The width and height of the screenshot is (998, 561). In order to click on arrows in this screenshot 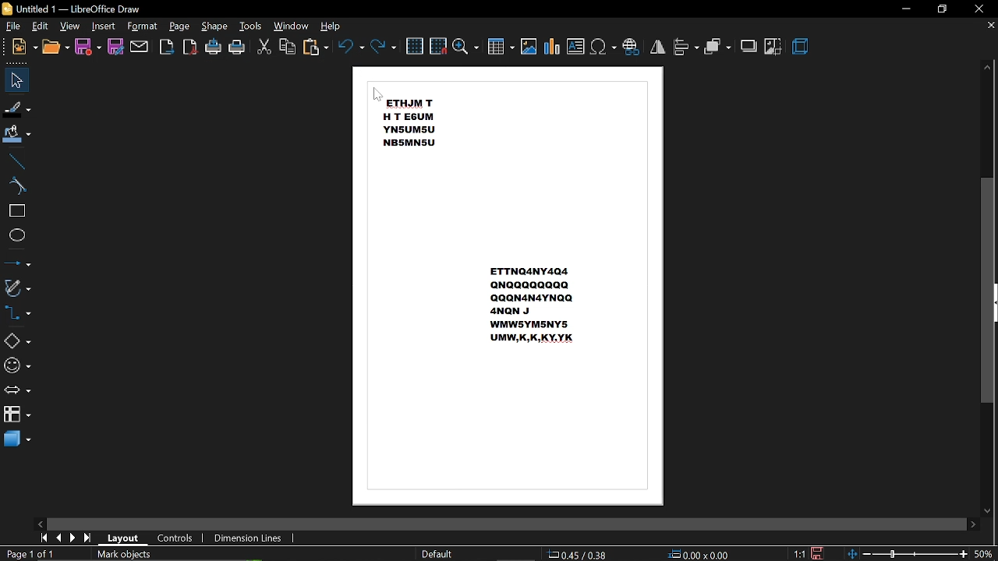, I will do `click(17, 391)`.